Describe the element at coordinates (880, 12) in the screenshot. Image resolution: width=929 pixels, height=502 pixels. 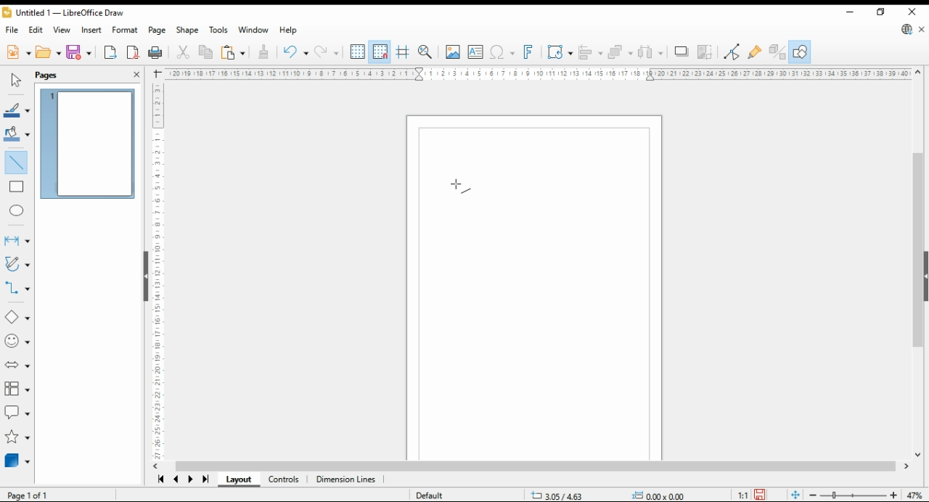
I see `restore` at that location.